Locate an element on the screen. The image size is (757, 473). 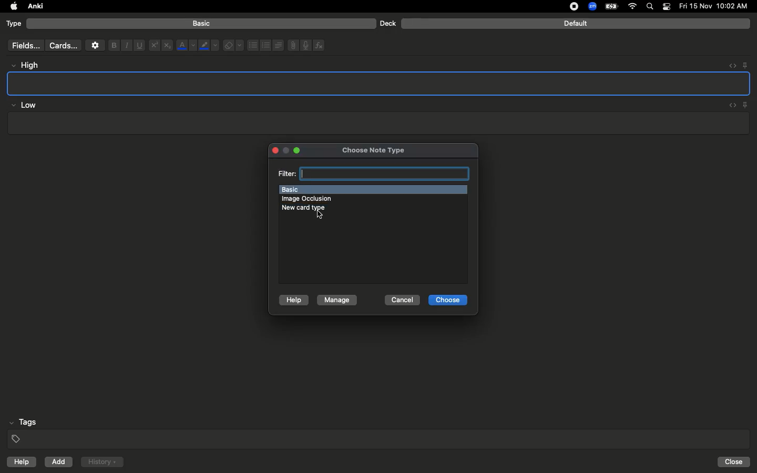
Voice recorder is located at coordinates (305, 44).